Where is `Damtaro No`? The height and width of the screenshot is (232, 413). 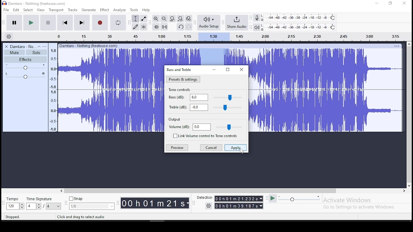
Damtaro No is located at coordinates (23, 46).